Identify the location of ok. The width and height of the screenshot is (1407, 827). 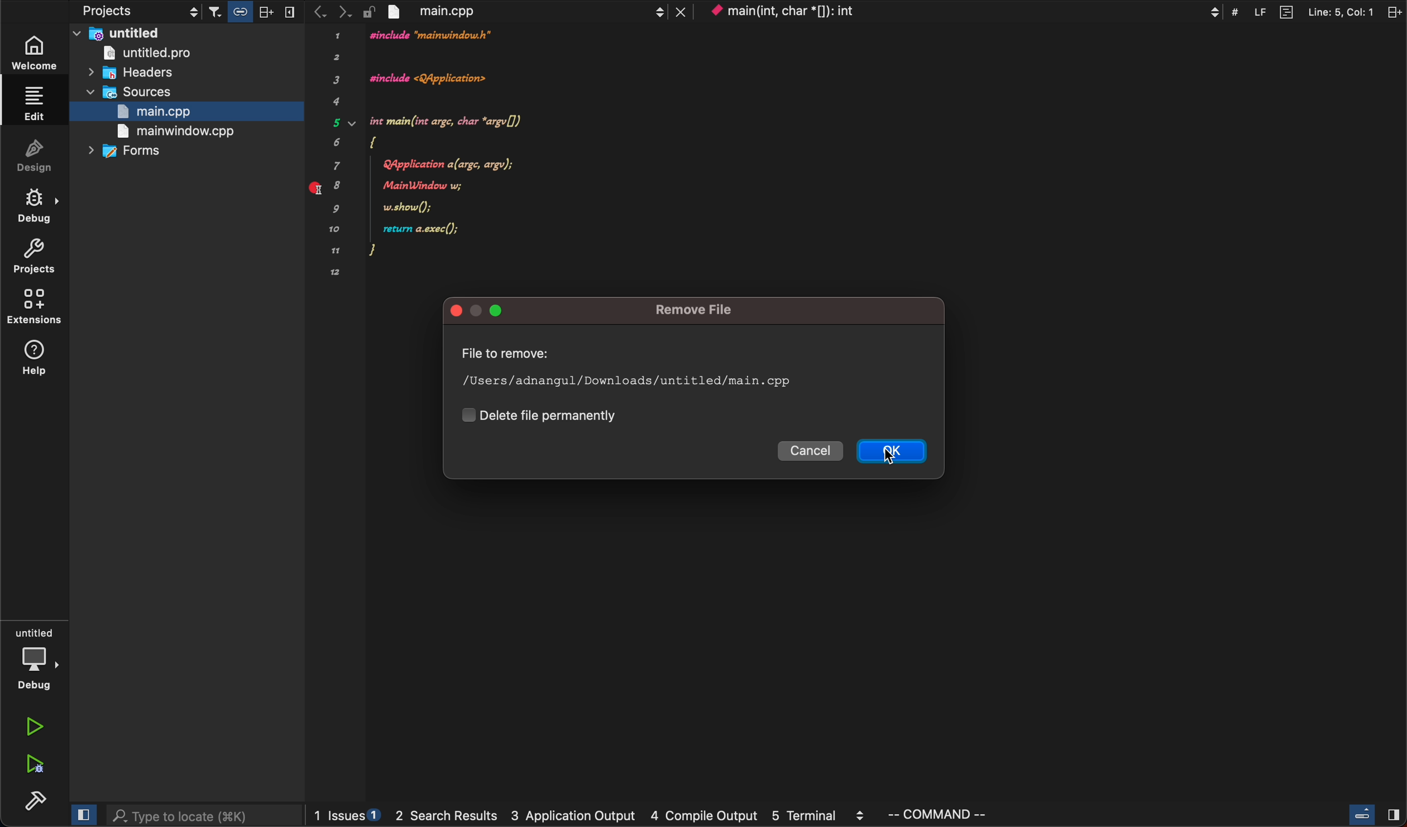
(894, 453).